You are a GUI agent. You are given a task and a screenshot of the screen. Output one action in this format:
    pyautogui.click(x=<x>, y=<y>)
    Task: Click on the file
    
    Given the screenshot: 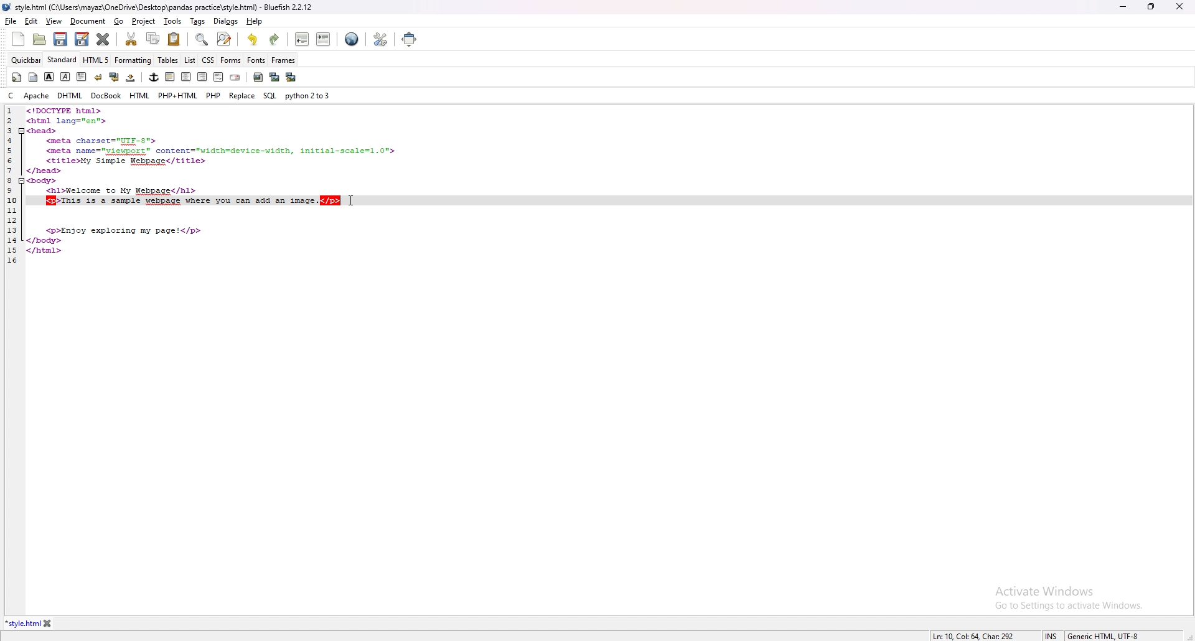 What is the action you would take?
    pyautogui.click(x=11, y=21)
    